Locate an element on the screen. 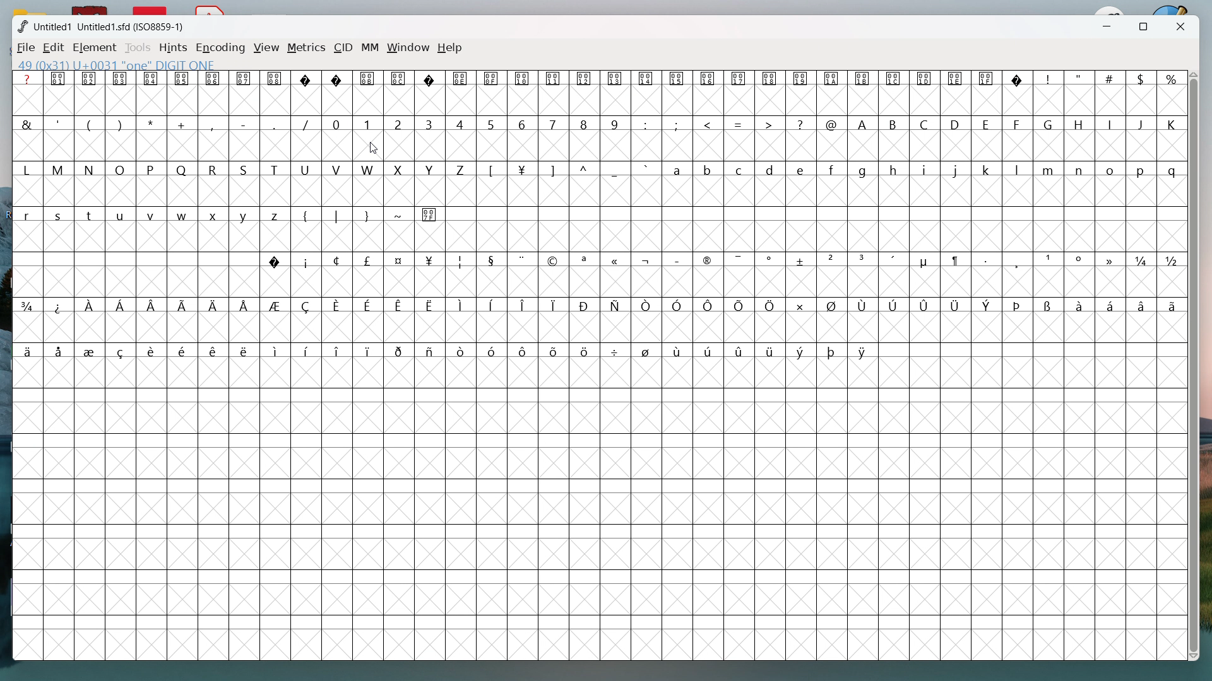  help is located at coordinates (451, 48).